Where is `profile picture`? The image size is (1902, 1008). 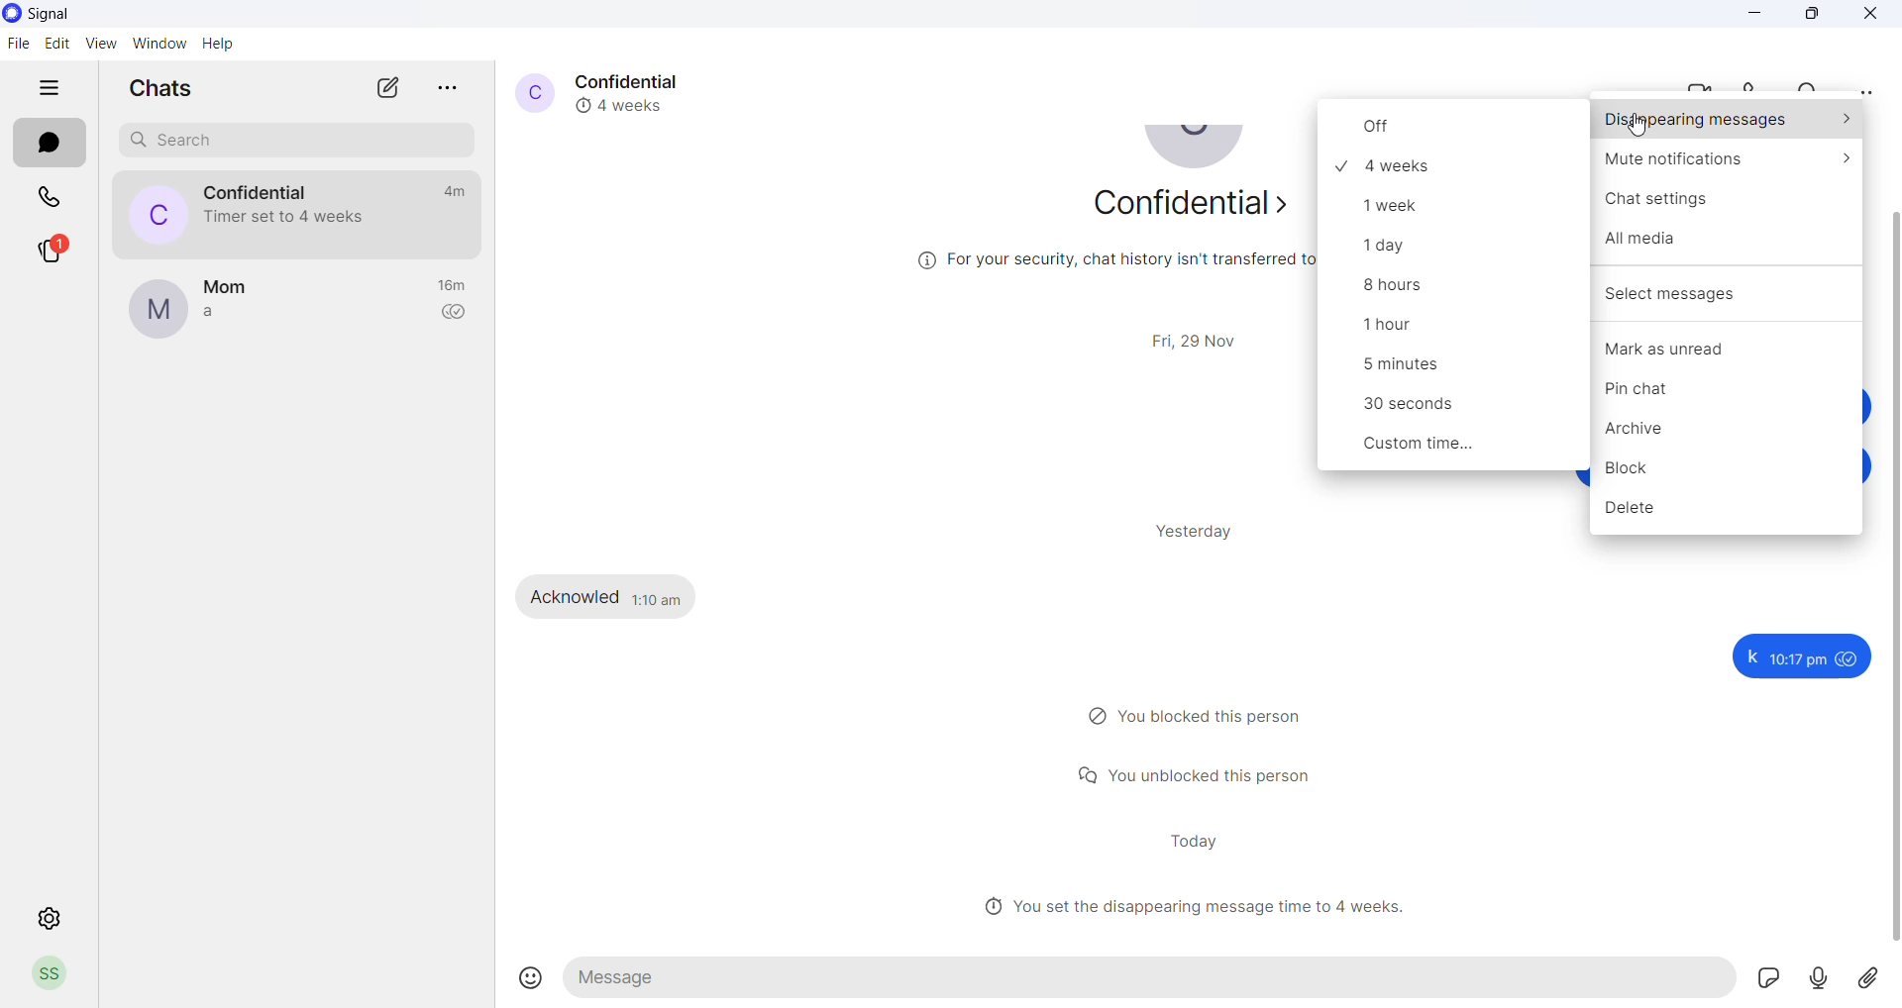 profile picture is located at coordinates (156, 310).